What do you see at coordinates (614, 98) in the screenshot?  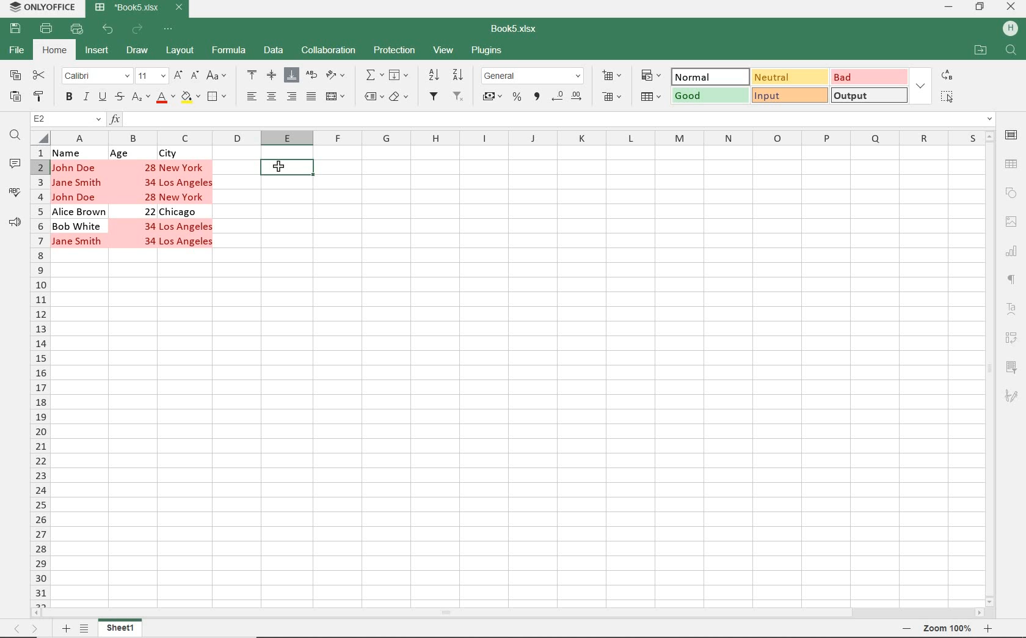 I see `DELETE CELLS` at bounding box center [614, 98].